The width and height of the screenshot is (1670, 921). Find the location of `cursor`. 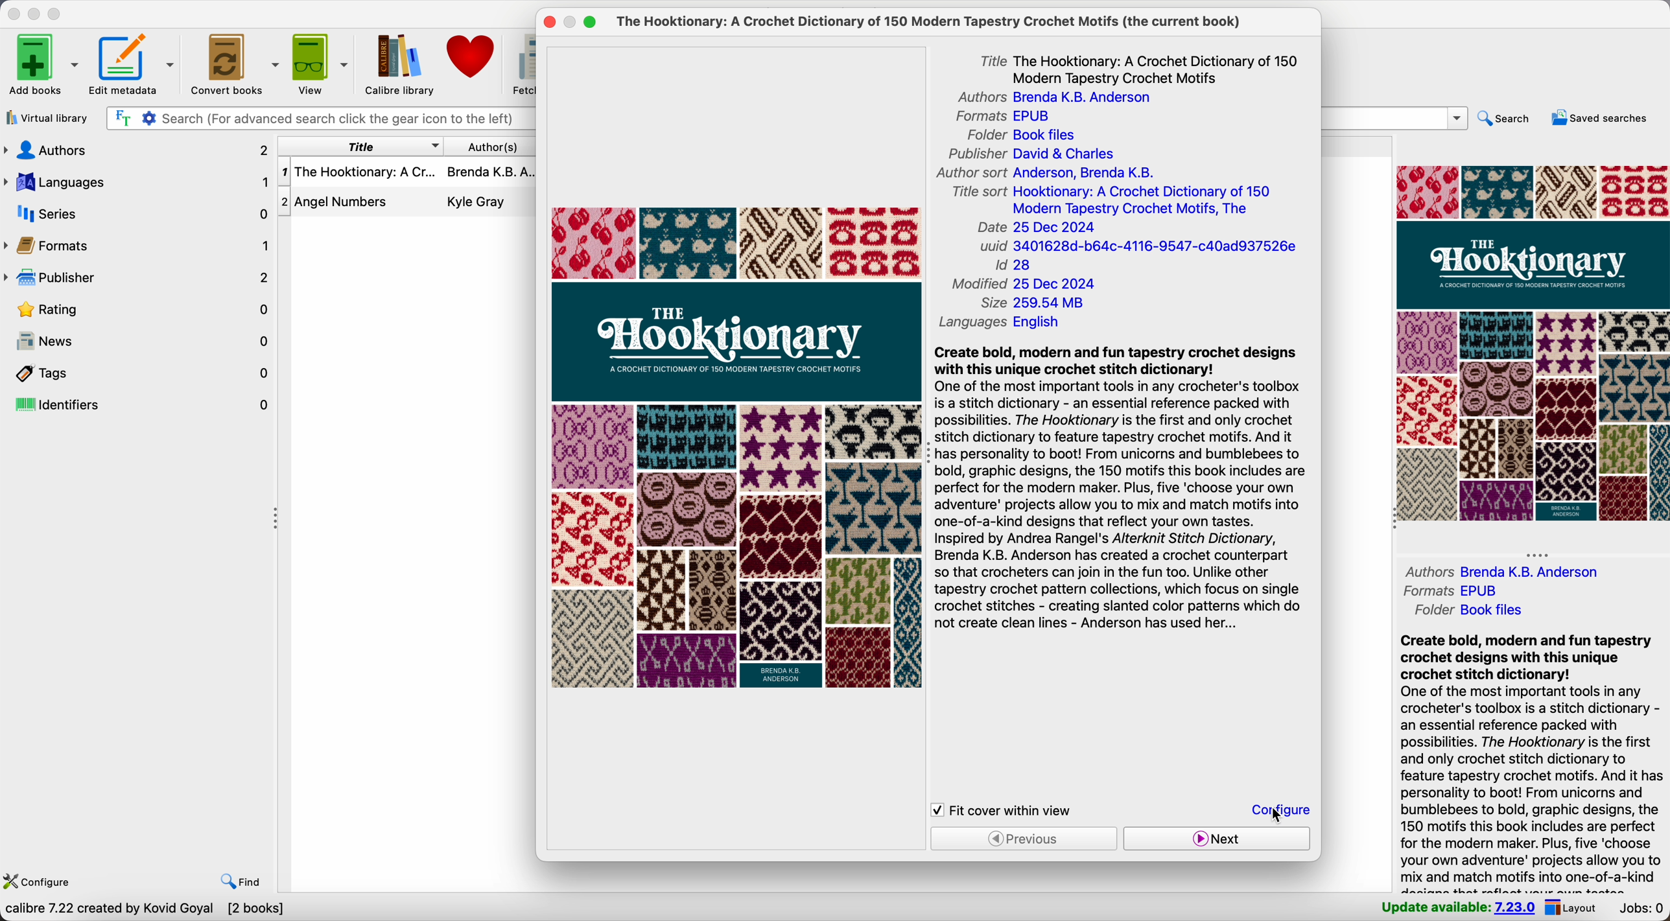

cursor is located at coordinates (1273, 813).